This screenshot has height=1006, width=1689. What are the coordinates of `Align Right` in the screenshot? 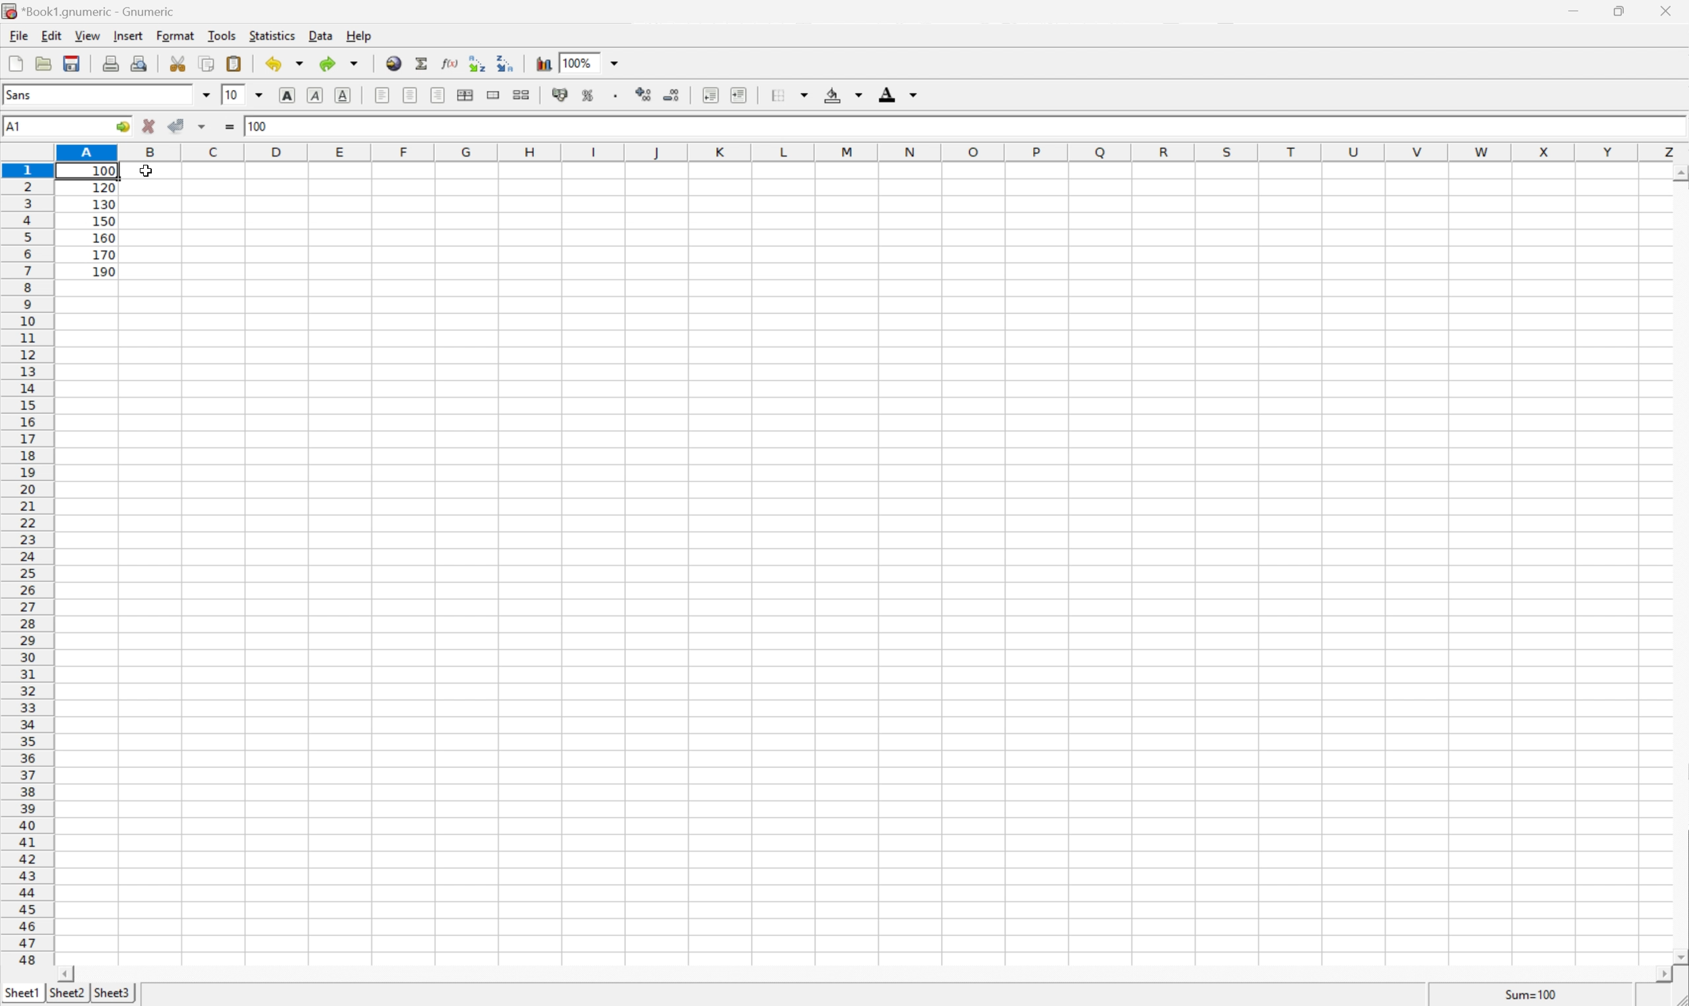 It's located at (438, 95).